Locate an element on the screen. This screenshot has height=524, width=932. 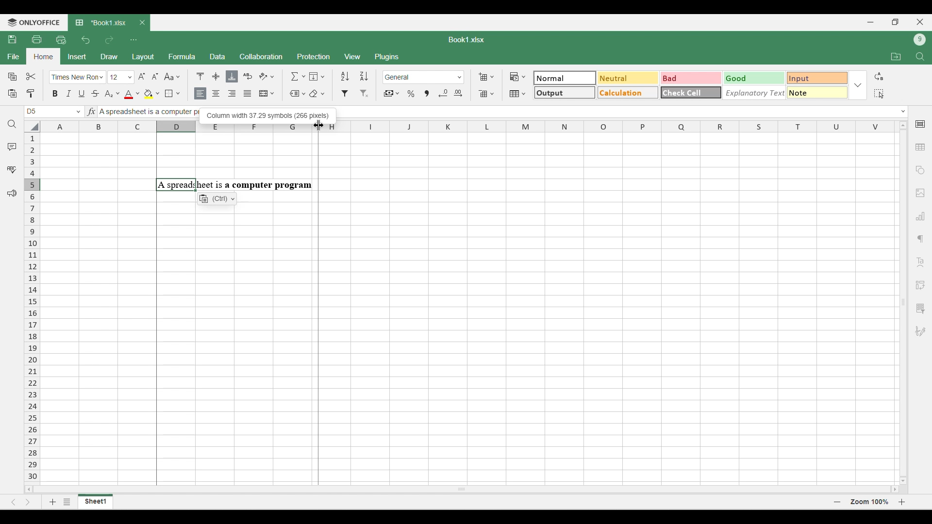
Zoom in is located at coordinates (902, 502).